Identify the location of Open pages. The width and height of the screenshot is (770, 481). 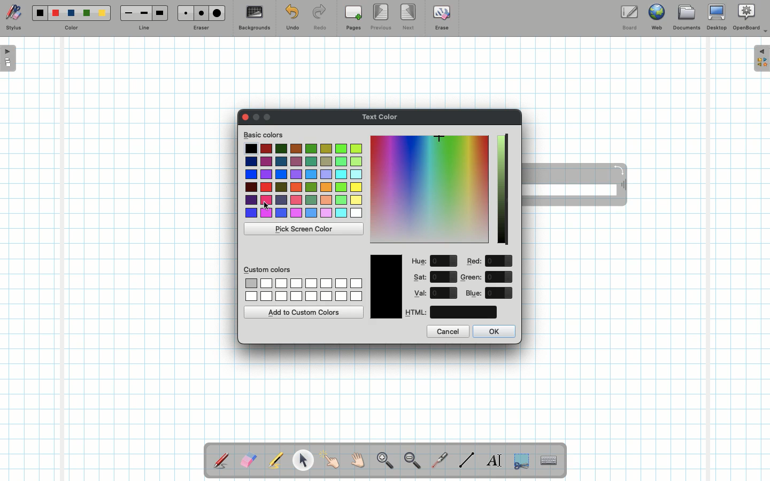
(9, 58).